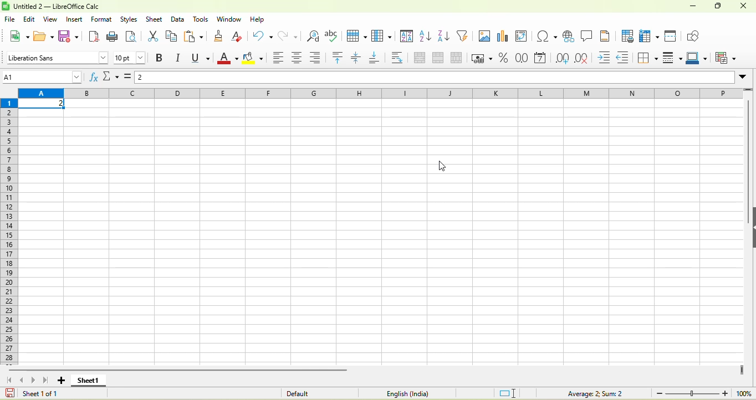 The width and height of the screenshot is (756, 400). Describe the element at coordinates (380, 93) in the screenshot. I see `column headings` at that location.